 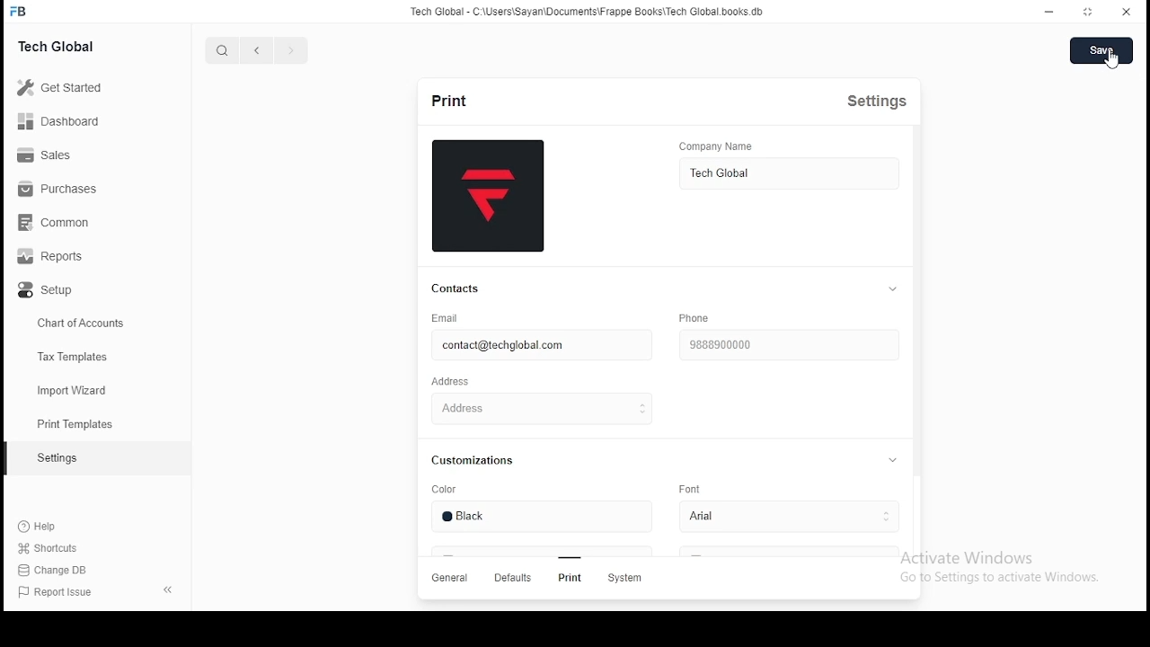 I want to click on Print, so click(x=446, y=100).